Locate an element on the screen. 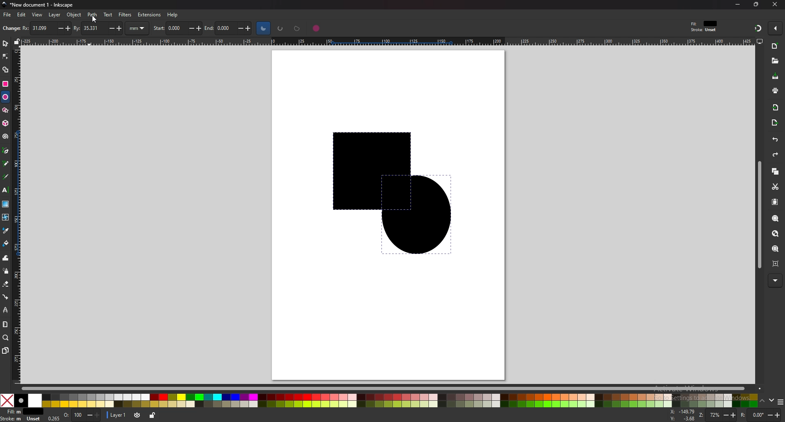  undo is located at coordinates (774, 140).